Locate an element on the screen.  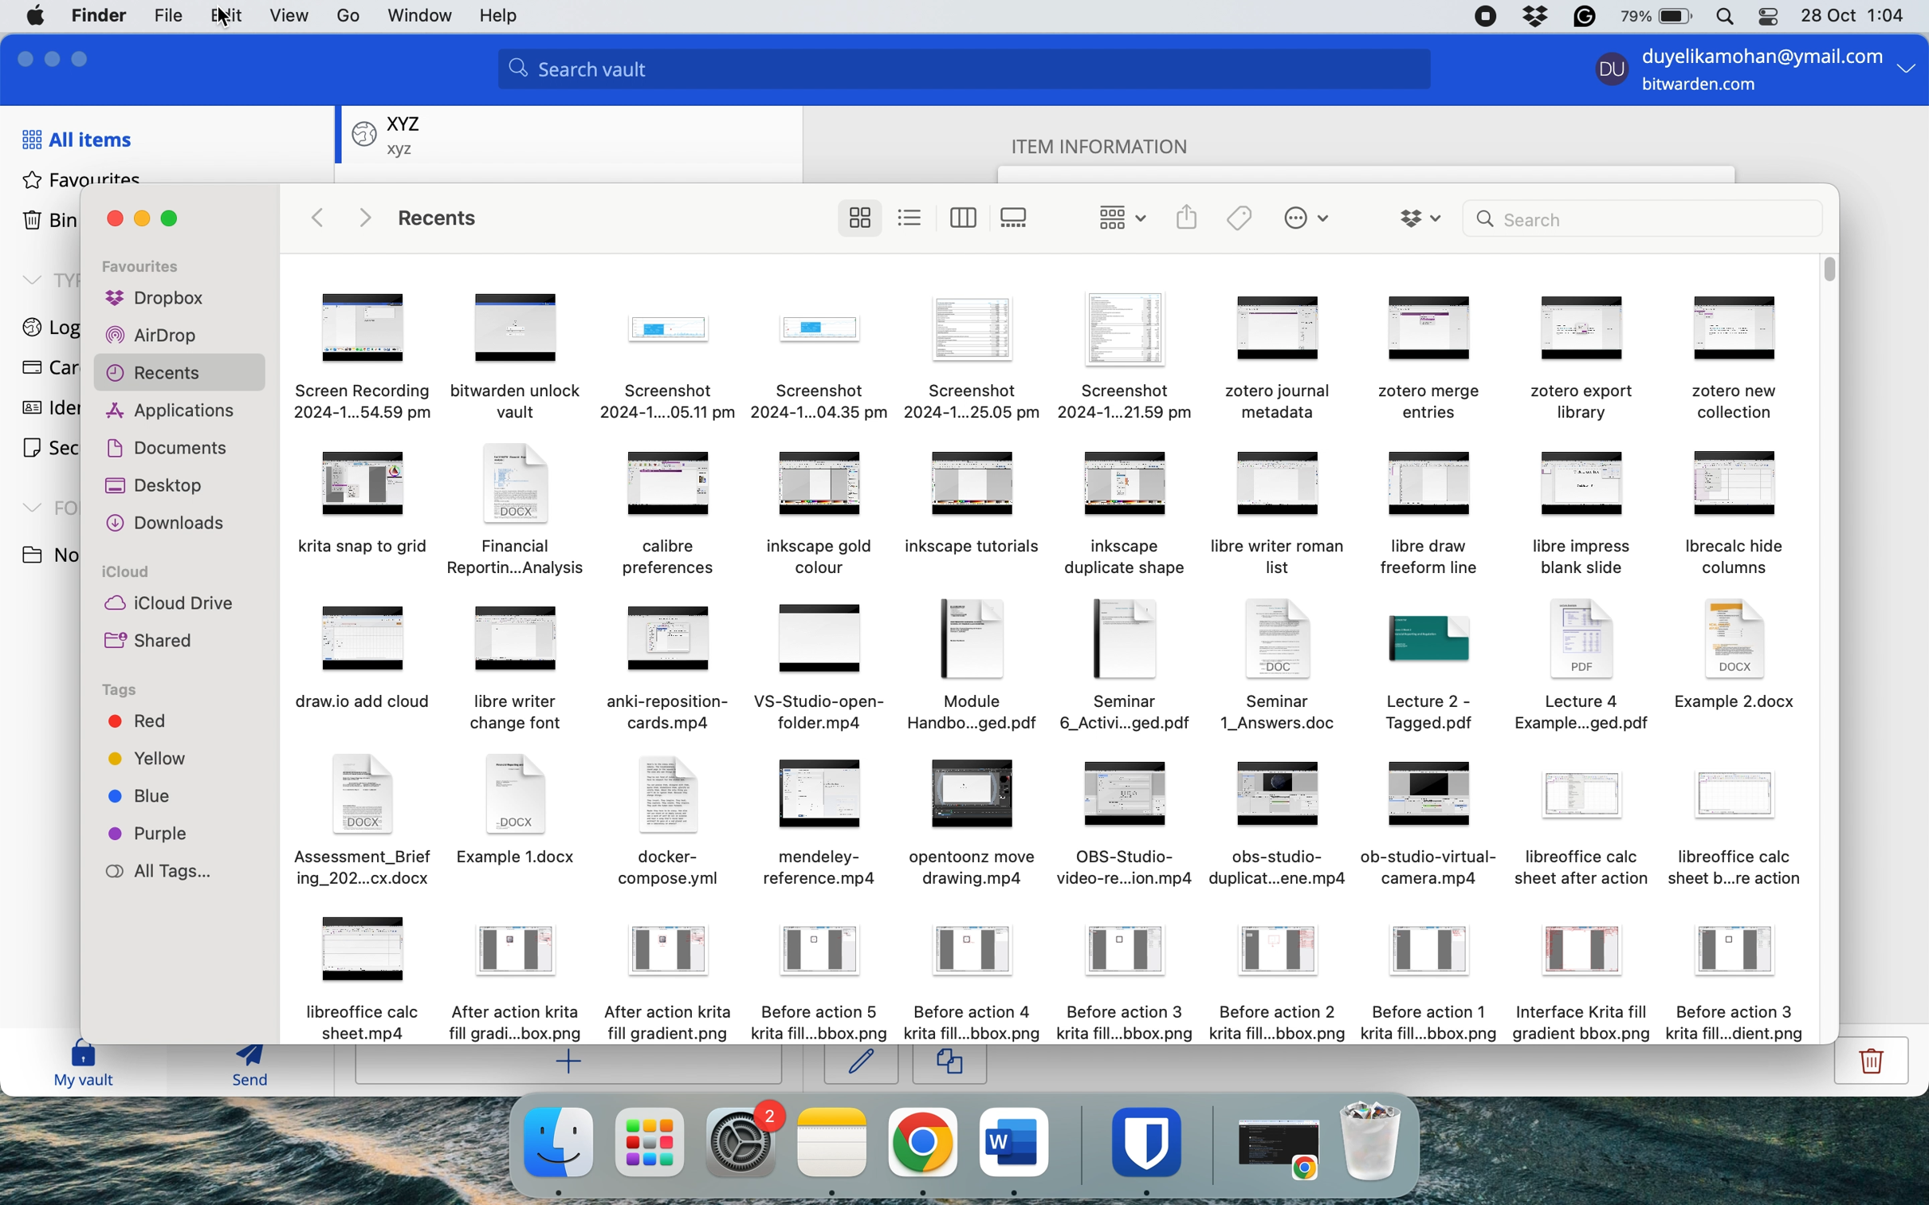
vertical scroll bar is located at coordinates (1829, 271).